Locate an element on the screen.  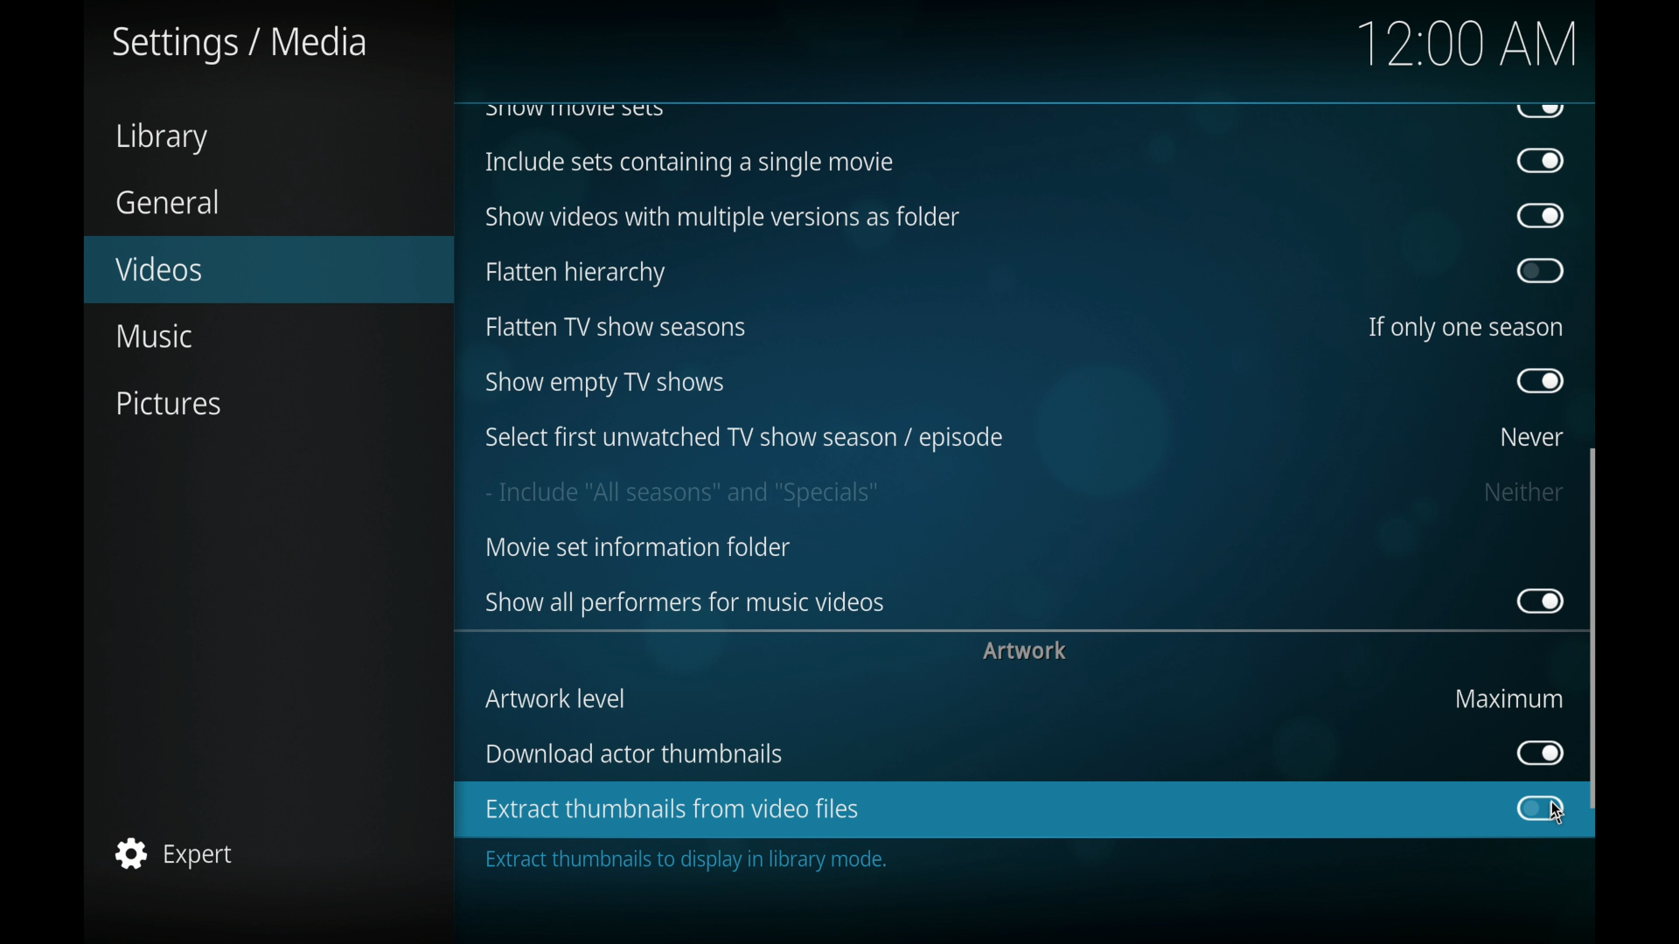
videos is located at coordinates (162, 267).